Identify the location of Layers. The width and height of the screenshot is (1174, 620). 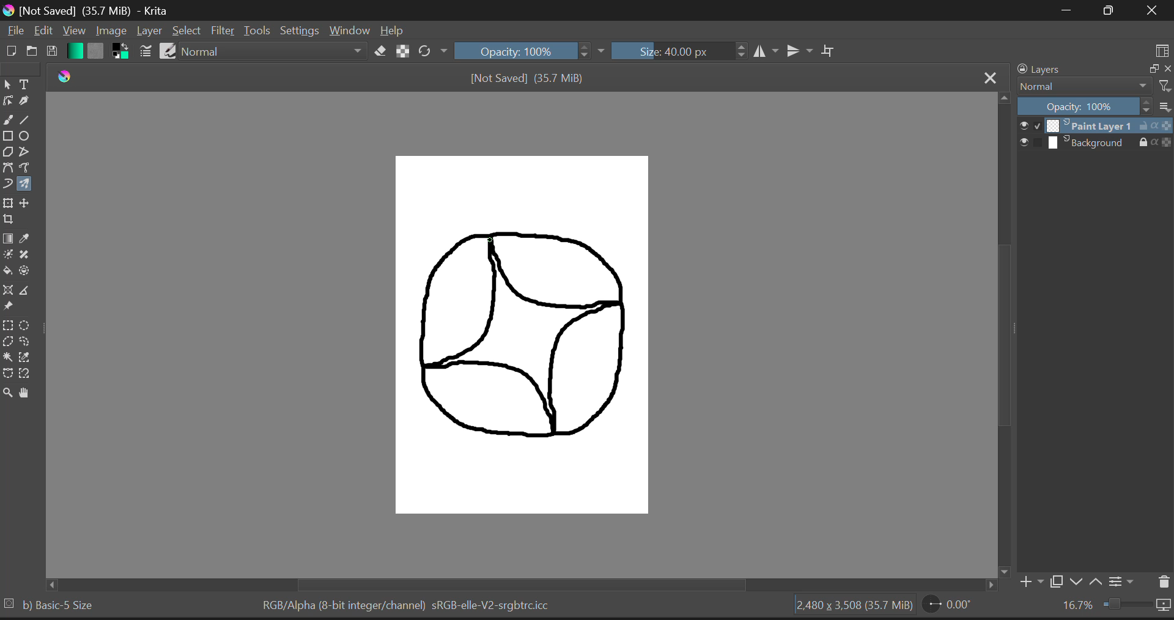
(1042, 70).